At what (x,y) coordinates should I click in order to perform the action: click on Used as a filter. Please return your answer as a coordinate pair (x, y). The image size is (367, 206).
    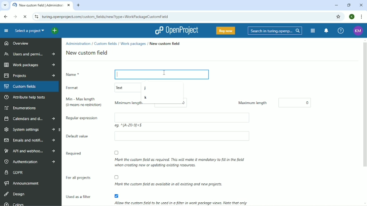
    Looking at the image, I should click on (79, 199).